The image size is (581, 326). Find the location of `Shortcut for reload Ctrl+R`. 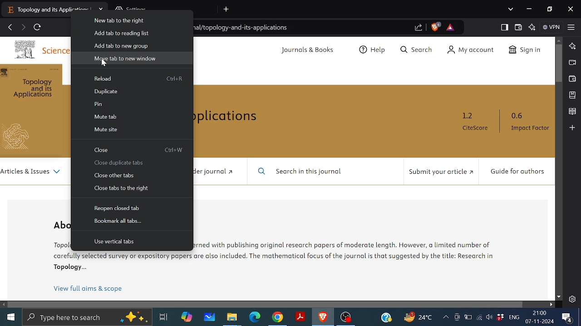

Shortcut for reload Ctrl+R is located at coordinates (175, 78).